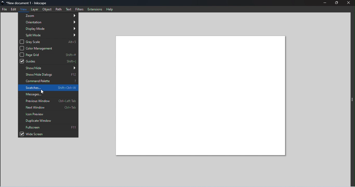 The image size is (355, 187). What do you see at coordinates (69, 9) in the screenshot?
I see `Text` at bounding box center [69, 9].